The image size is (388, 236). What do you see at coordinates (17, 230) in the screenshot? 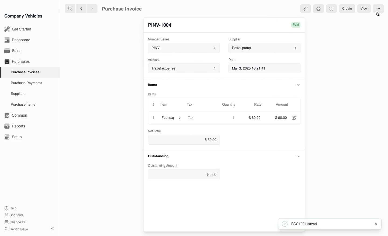
I see `Report issue` at bounding box center [17, 230].